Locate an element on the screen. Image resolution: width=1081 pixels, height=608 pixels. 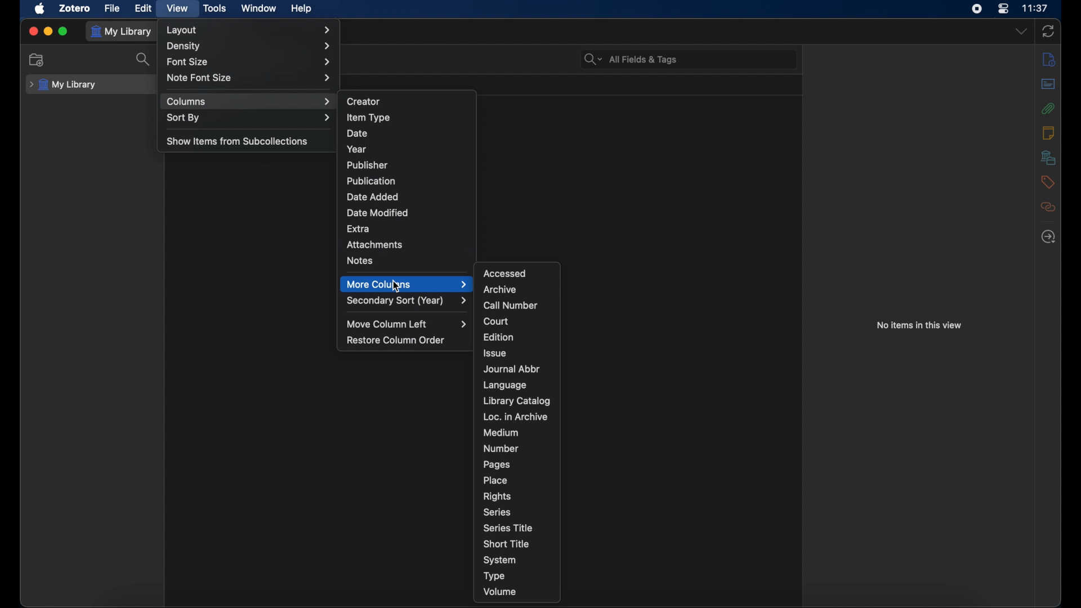
publication is located at coordinates (370, 180).